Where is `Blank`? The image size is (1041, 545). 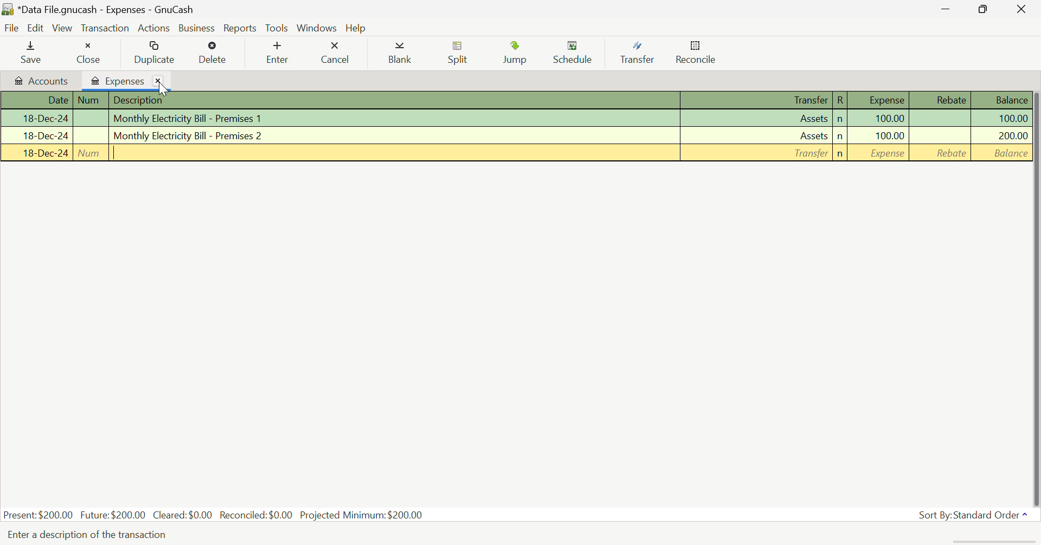 Blank is located at coordinates (399, 53).